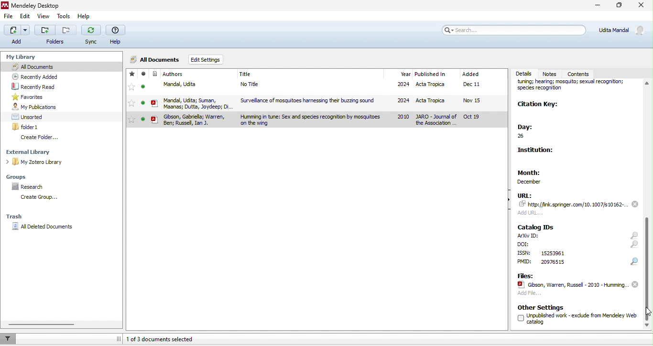 This screenshot has width=653, height=346. I want to click on catalog ids, so click(536, 227).